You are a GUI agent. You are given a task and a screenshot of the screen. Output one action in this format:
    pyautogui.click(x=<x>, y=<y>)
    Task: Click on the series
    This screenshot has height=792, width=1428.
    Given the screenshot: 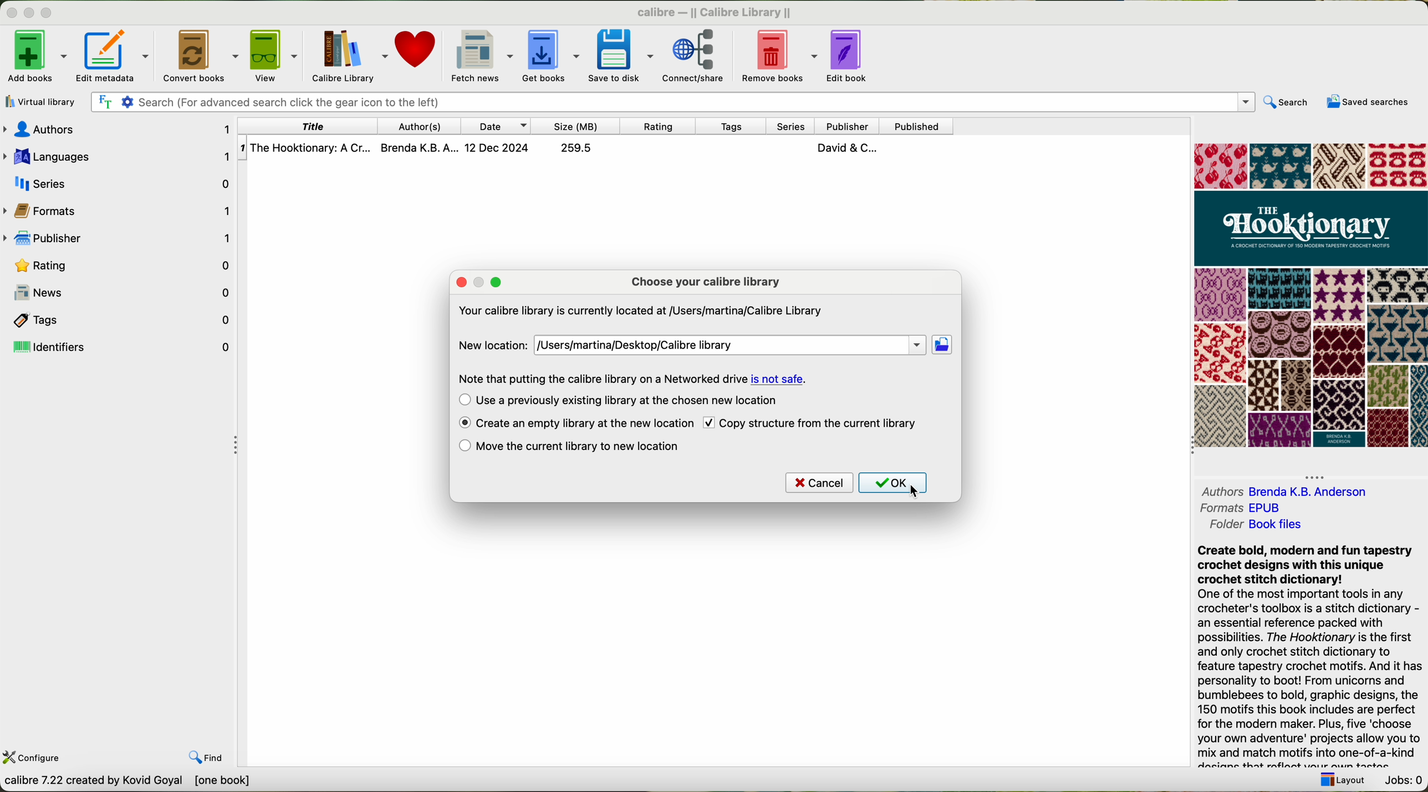 What is the action you would take?
    pyautogui.click(x=793, y=125)
    